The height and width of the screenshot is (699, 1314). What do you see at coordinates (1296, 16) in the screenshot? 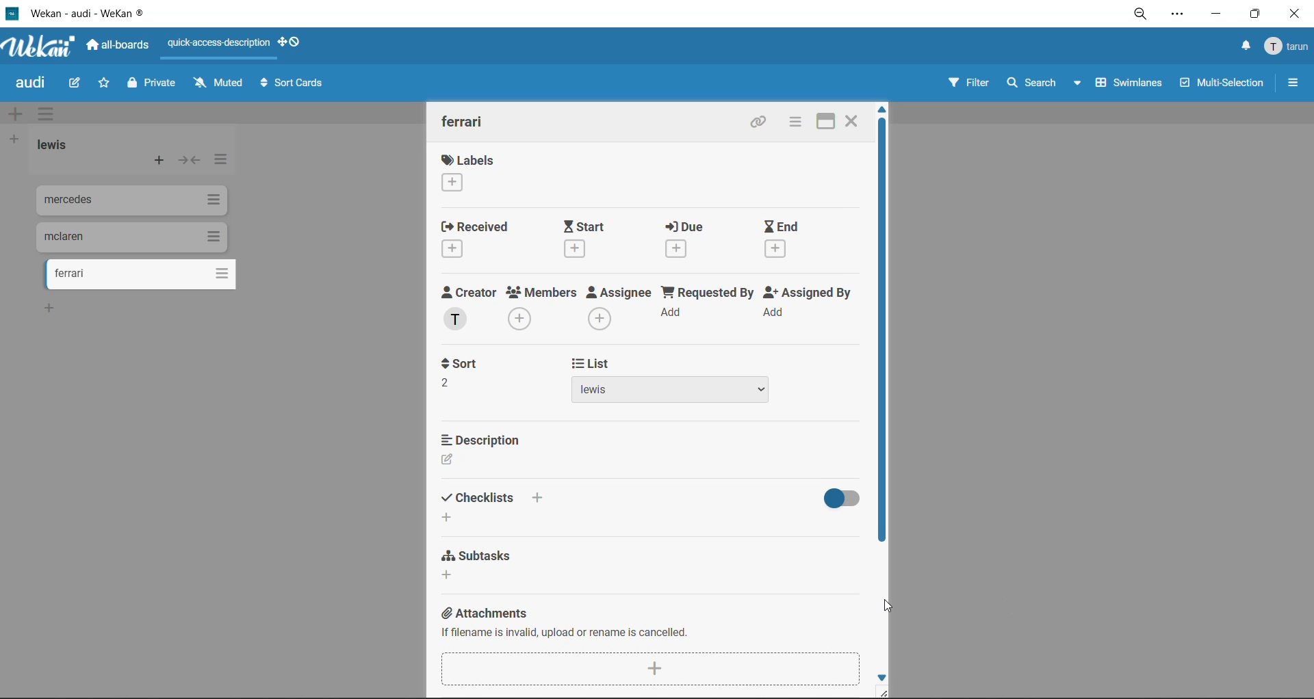
I see `close` at bounding box center [1296, 16].